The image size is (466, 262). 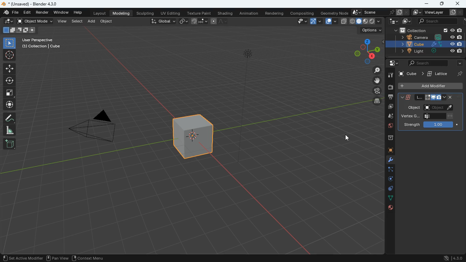 What do you see at coordinates (434, 63) in the screenshot?
I see `search` at bounding box center [434, 63].